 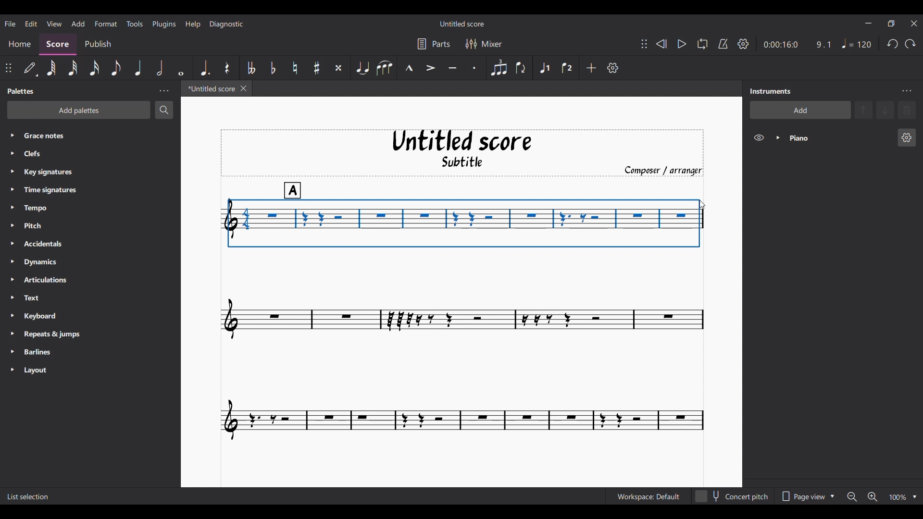 What do you see at coordinates (743, 43) in the screenshot?
I see `Playback settings` at bounding box center [743, 43].